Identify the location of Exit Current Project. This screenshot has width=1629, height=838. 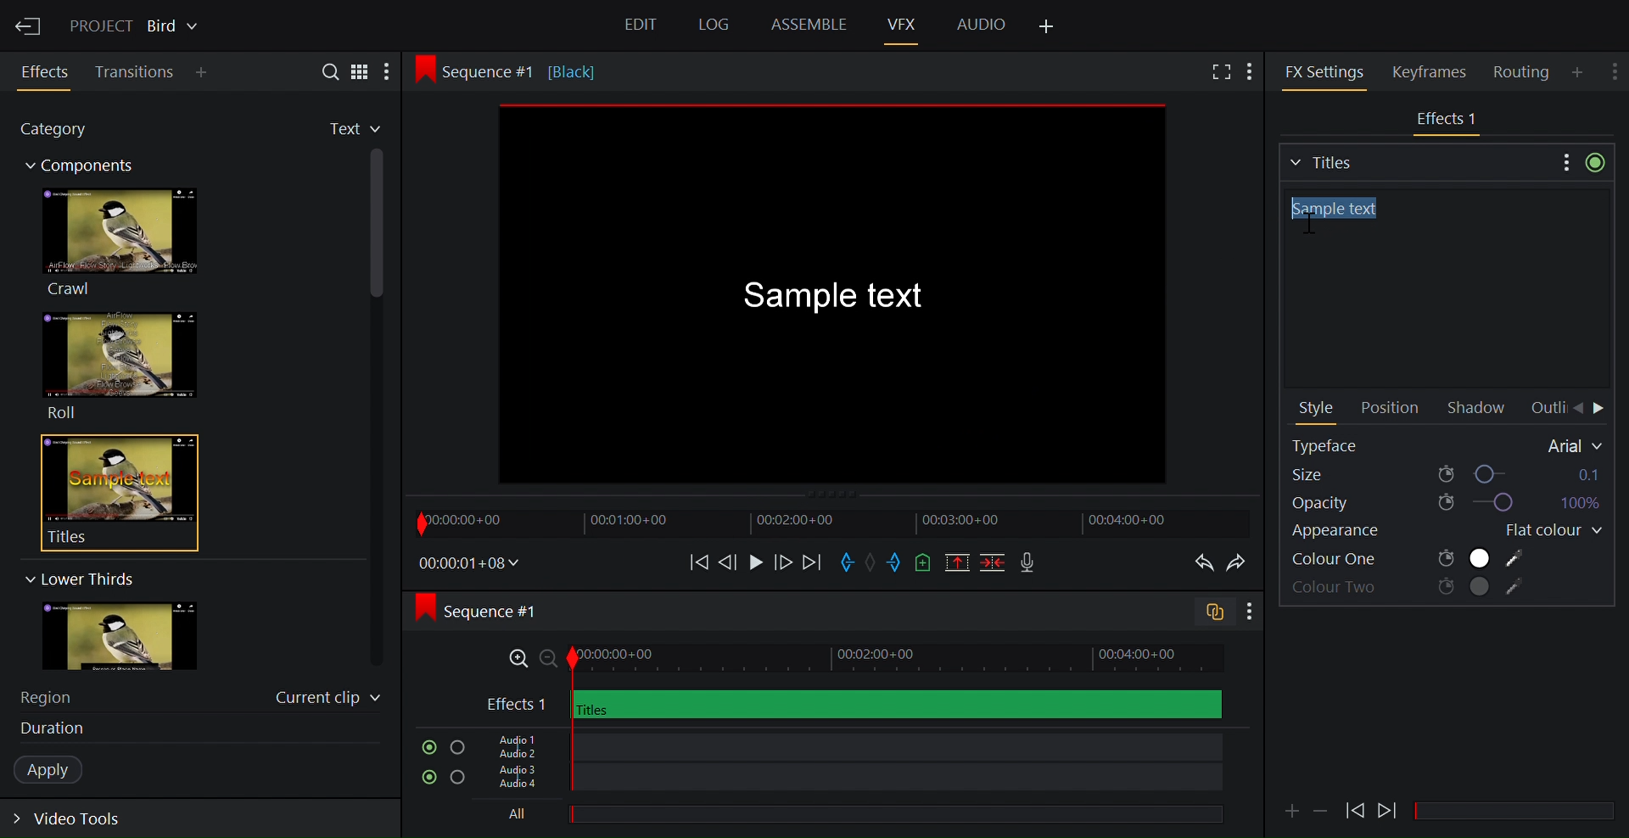
(30, 24).